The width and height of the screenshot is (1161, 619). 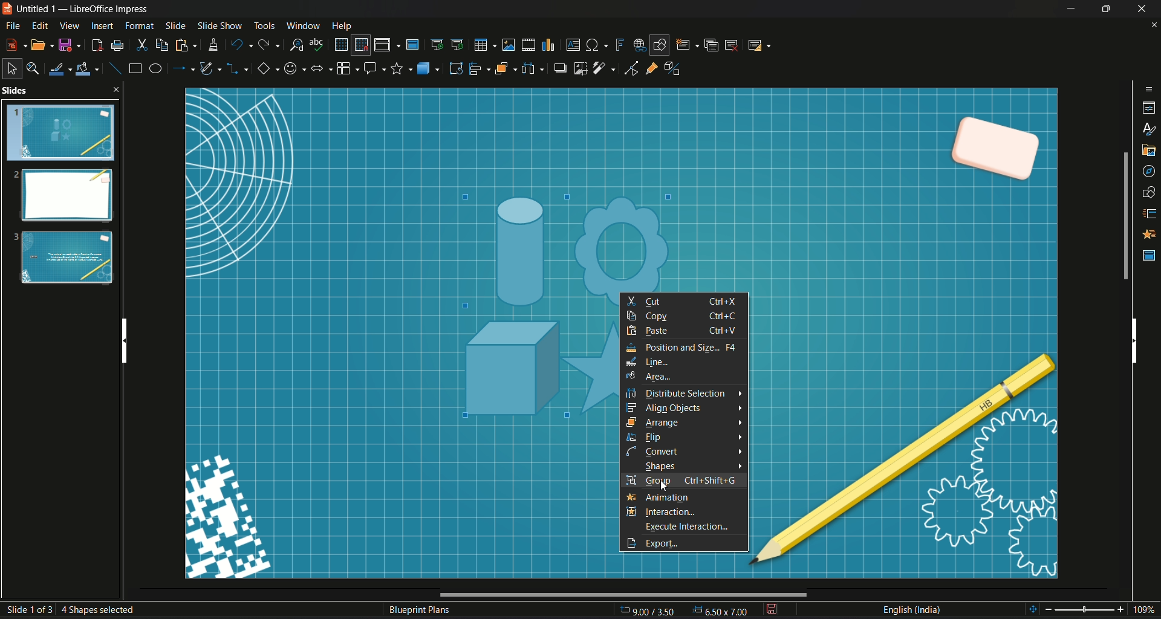 What do you see at coordinates (142, 45) in the screenshot?
I see `cut` at bounding box center [142, 45].